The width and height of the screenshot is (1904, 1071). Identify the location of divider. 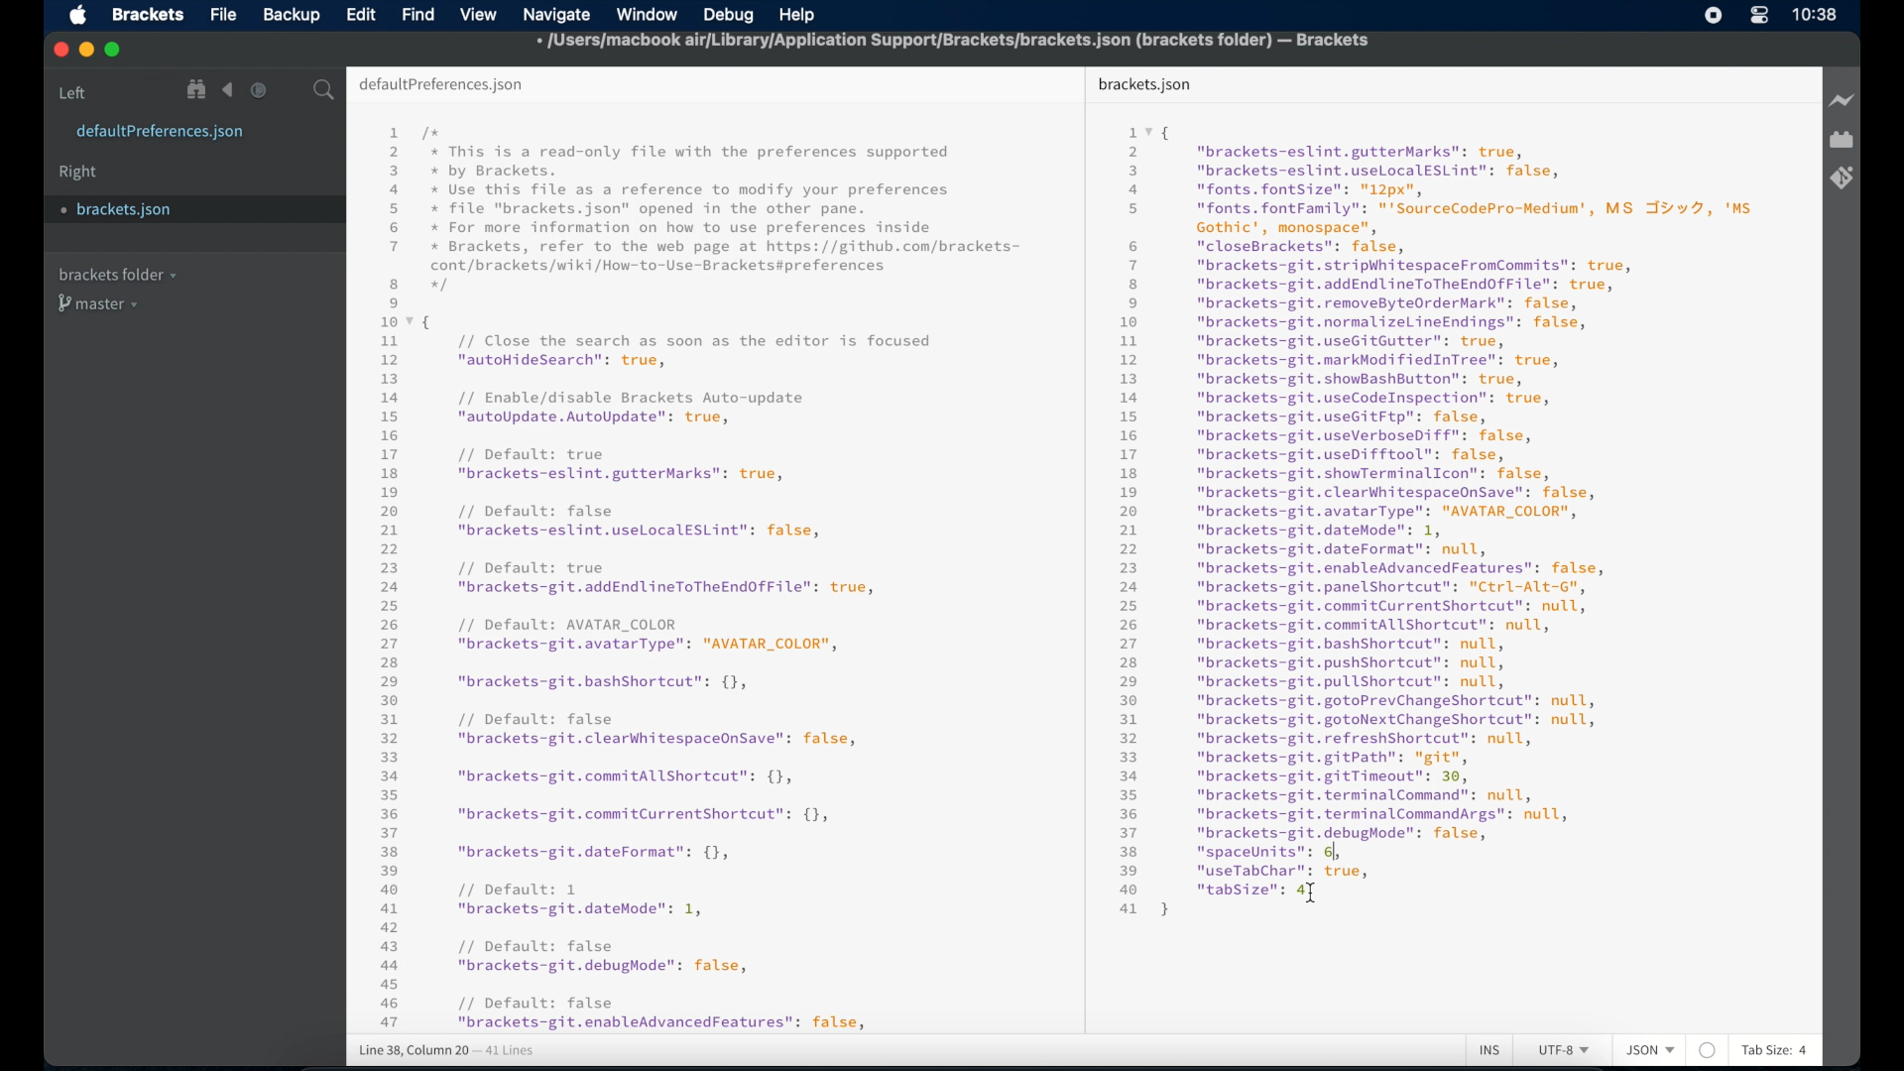
(1080, 547).